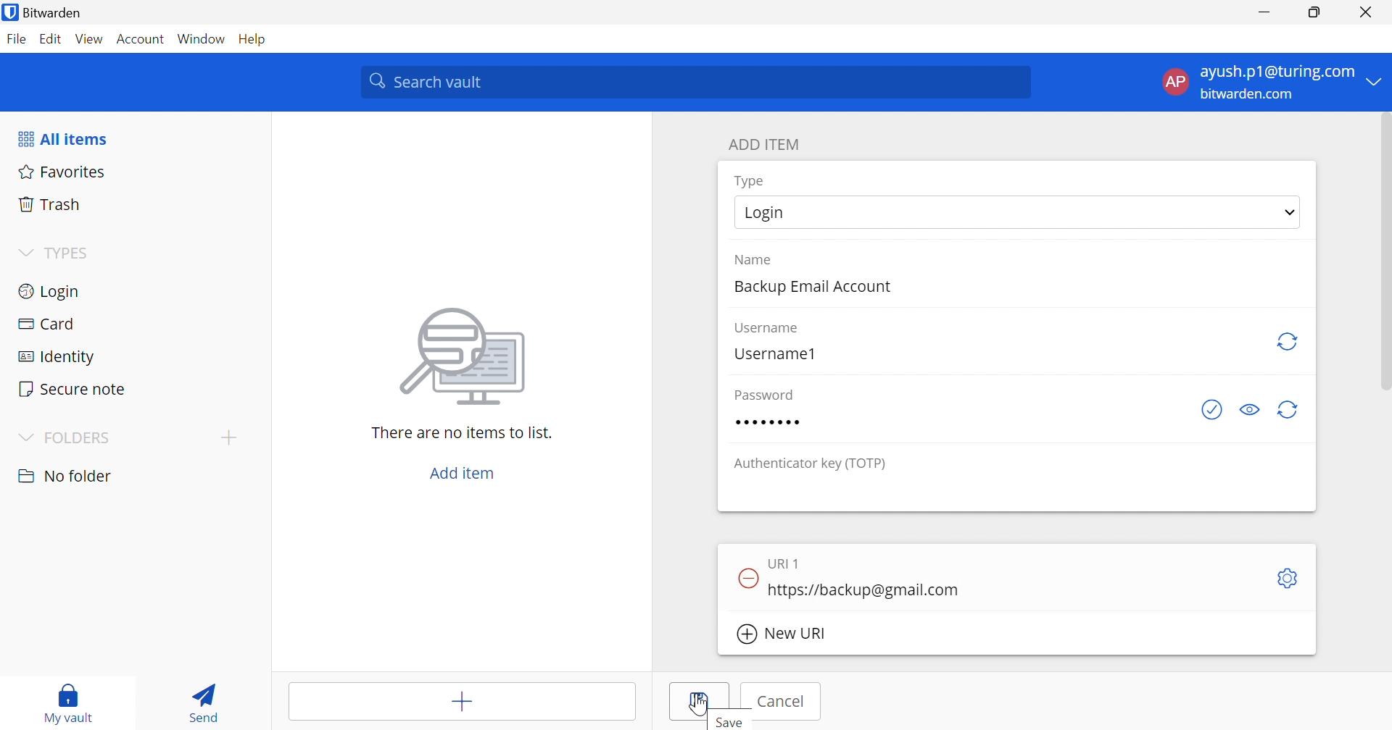 This screenshot has width=1392, height=730. I want to click on Add item, so click(463, 471).